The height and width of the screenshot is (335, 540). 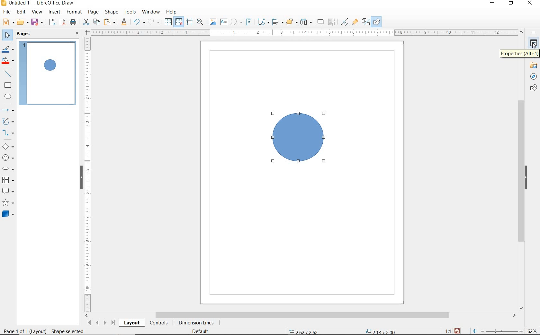 What do you see at coordinates (9, 121) in the screenshot?
I see `CURVES AND POLYGONS` at bounding box center [9, 121].